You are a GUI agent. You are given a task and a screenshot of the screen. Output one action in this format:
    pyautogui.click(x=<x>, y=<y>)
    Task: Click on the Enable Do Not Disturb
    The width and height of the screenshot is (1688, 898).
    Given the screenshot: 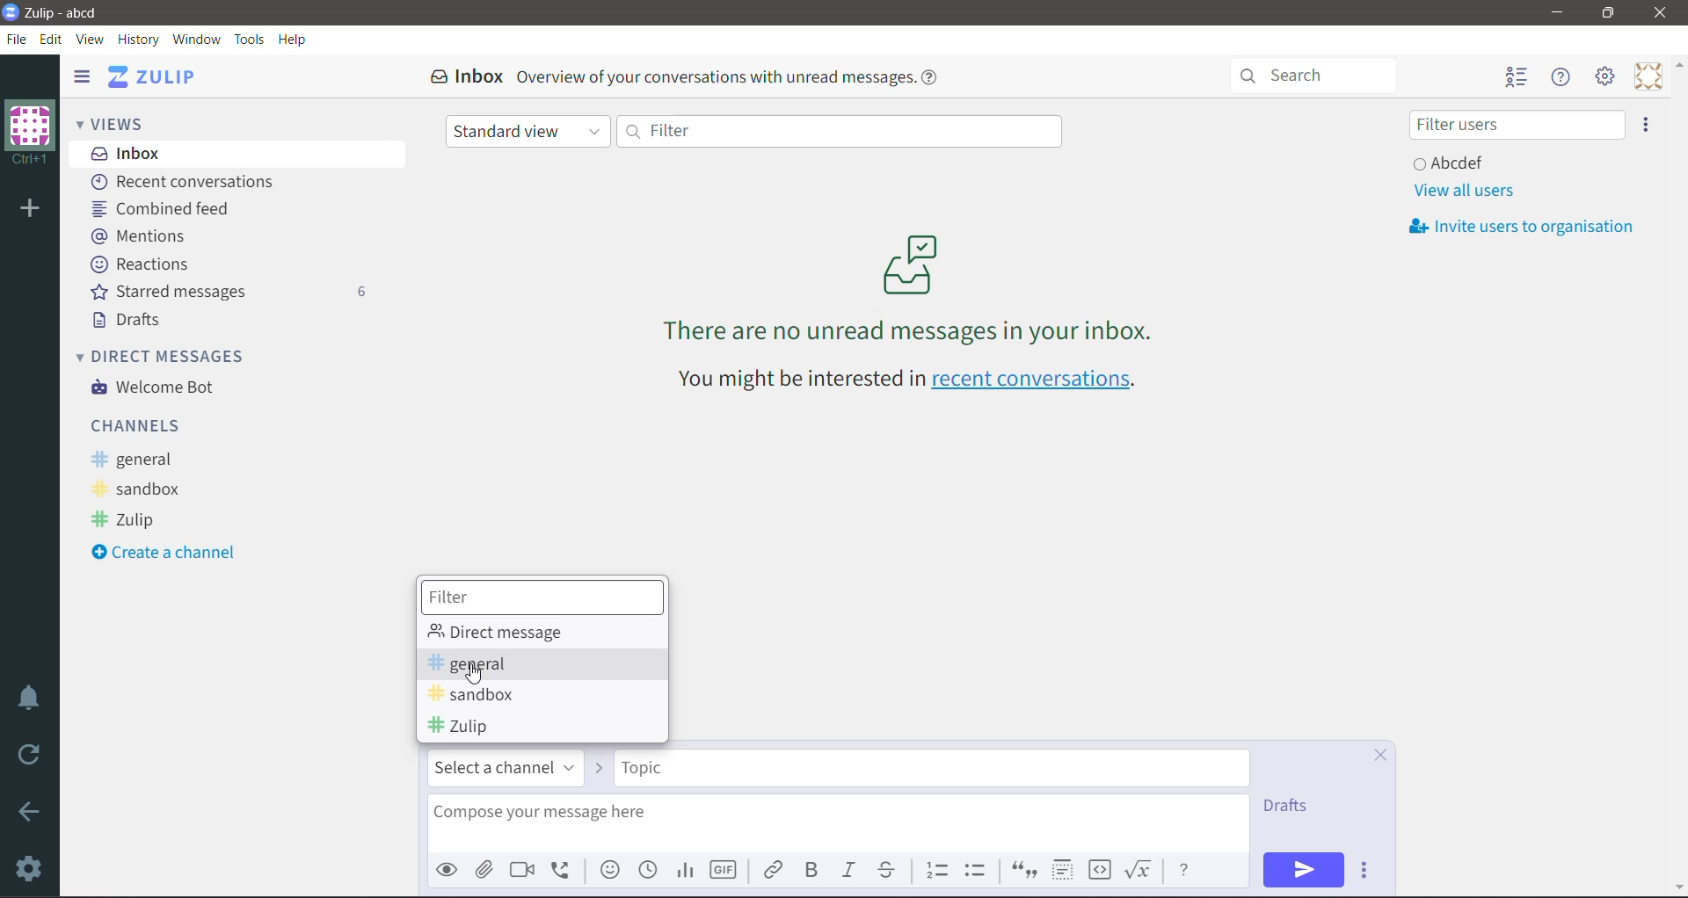 What is the action you would take?
    pyautogui.click(x=30, y=698)
    